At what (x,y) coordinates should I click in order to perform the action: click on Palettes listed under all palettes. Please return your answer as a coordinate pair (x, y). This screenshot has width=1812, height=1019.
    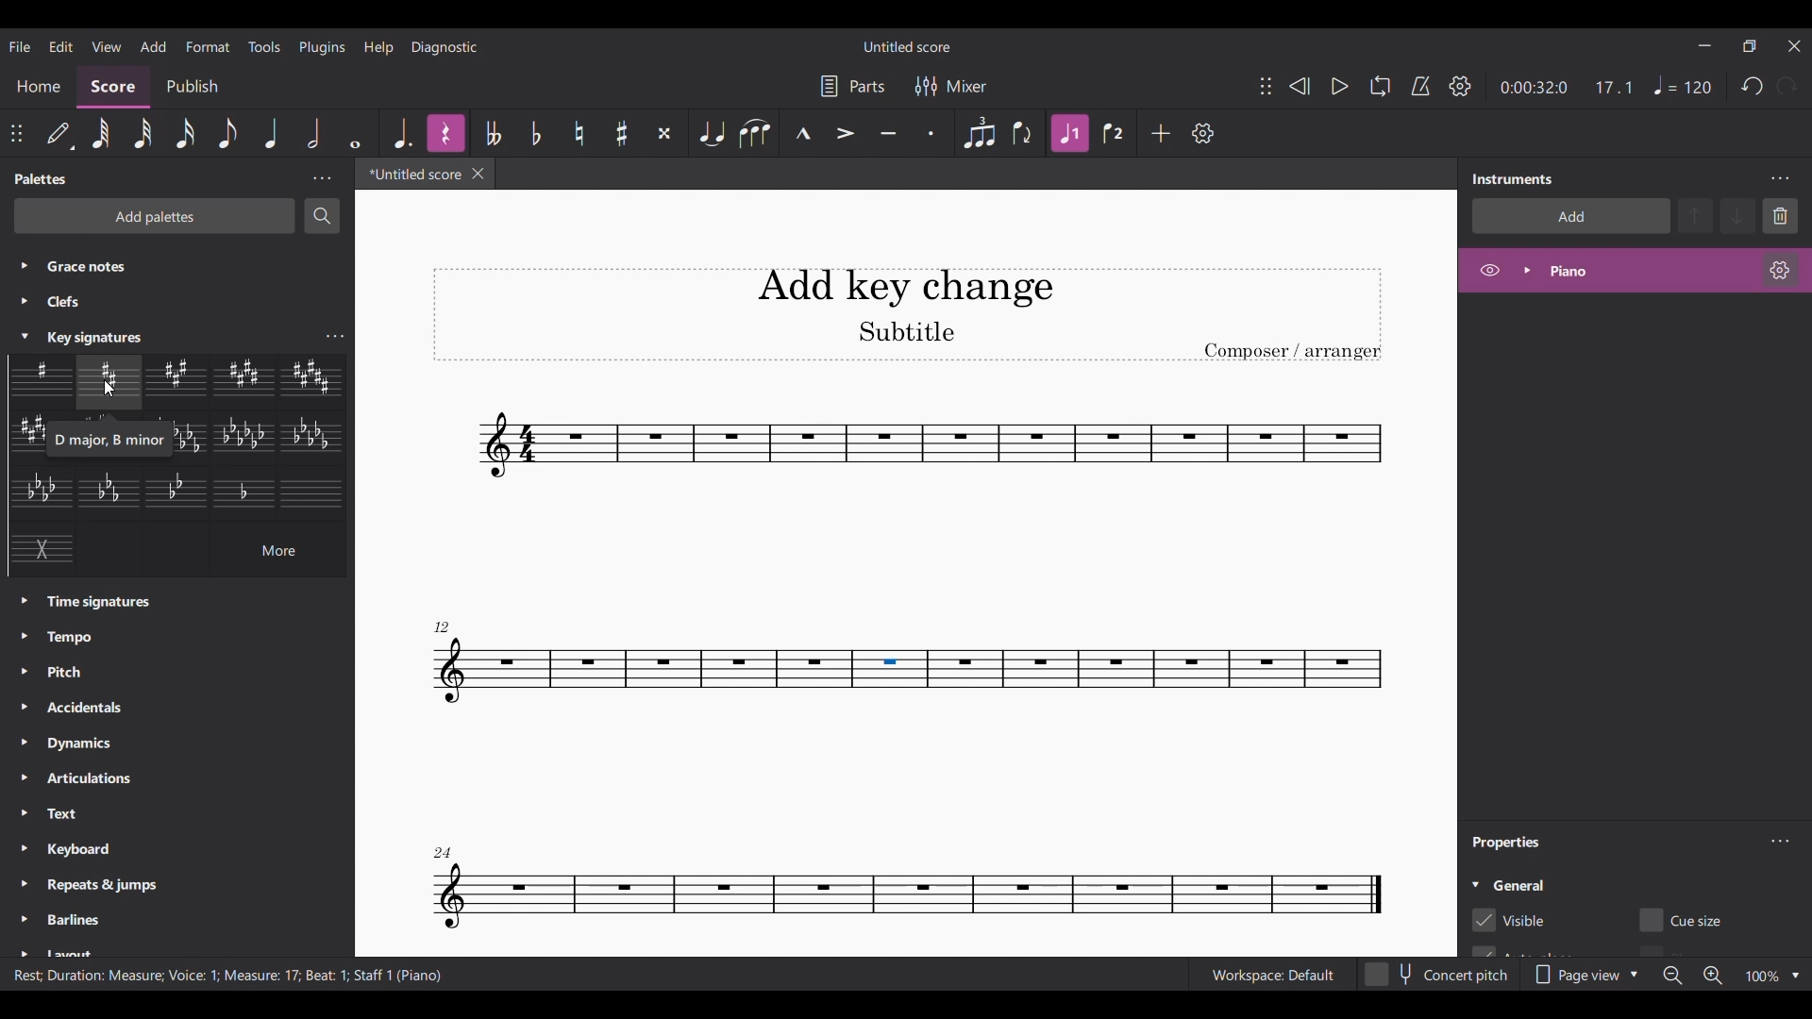
    Looking at the image, I should click on (152, 298).